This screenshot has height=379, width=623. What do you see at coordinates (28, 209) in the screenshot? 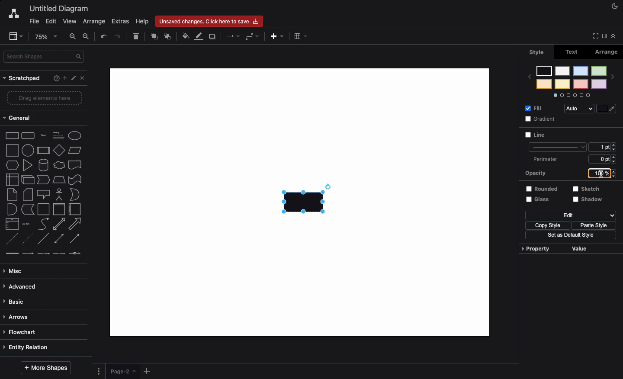
I see `data storage` at bounding box center [28, 209].